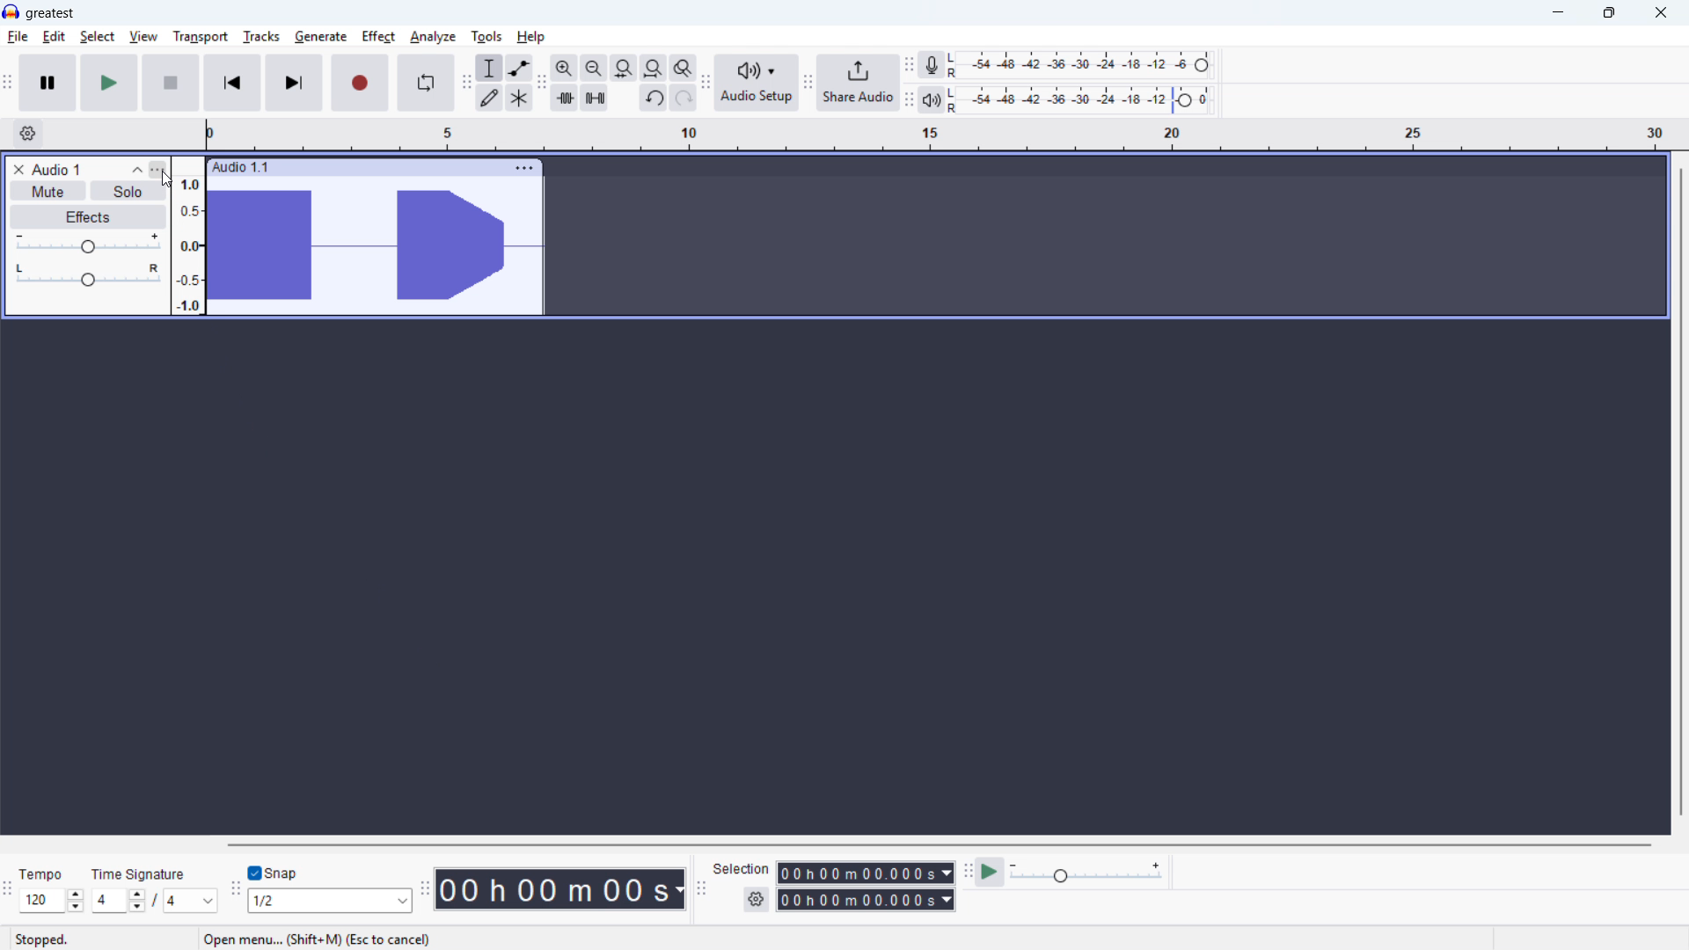  I want to click on open menu... (shift + M) (esc to cancel), so click(317, 939).